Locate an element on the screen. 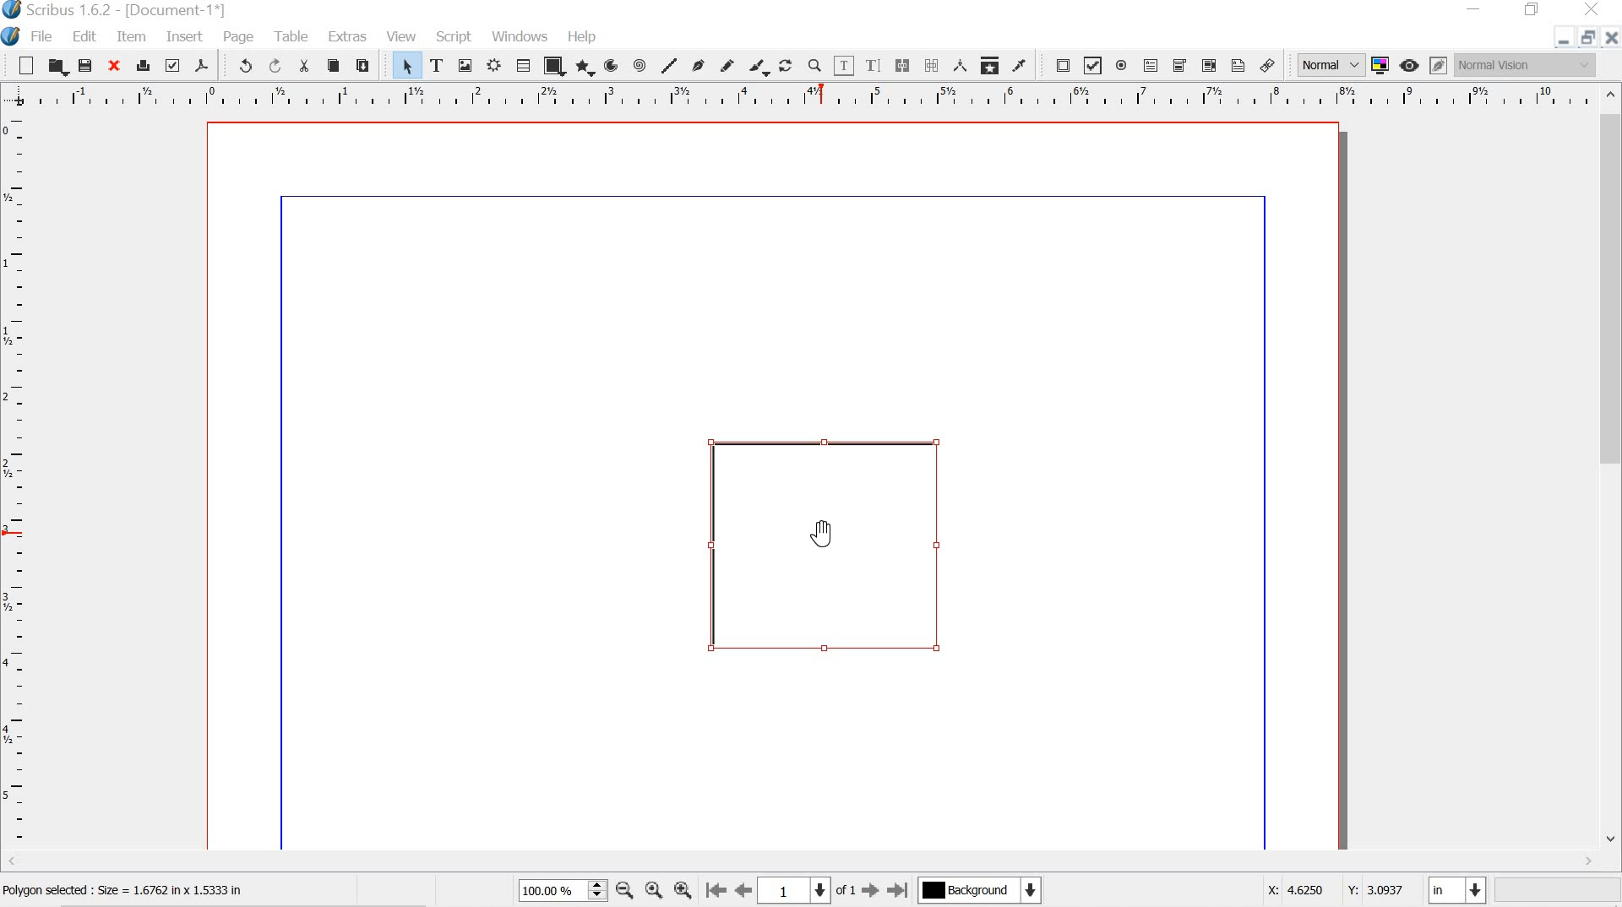 The height and width of the screenshot is (907, 1622). pdf radio button is located at coordinates (1121, 68).